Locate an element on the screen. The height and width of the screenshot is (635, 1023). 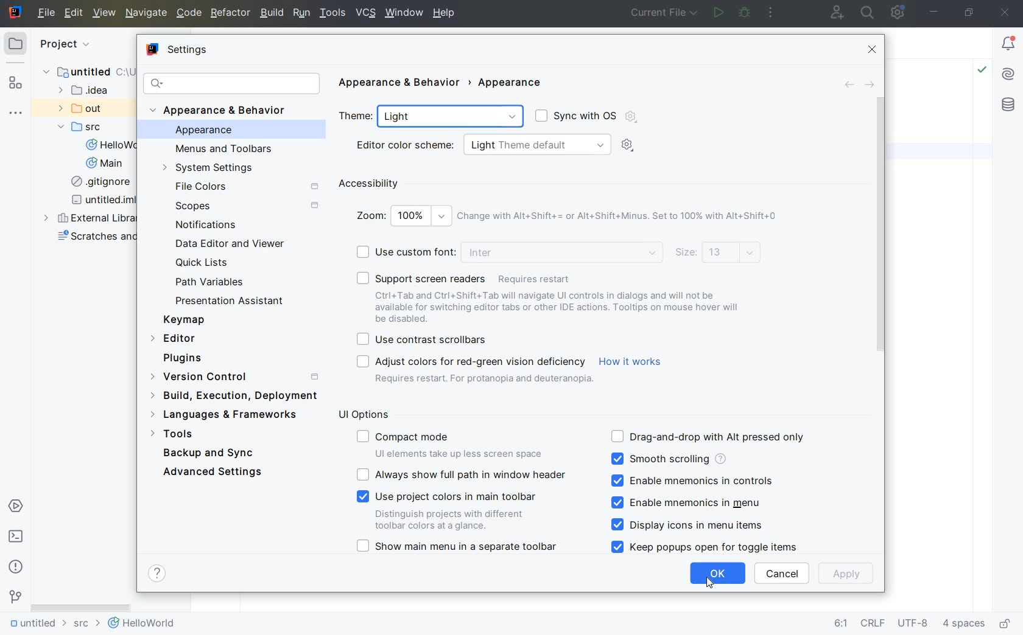
PROJECT folder is located at coordinates (16, 46).